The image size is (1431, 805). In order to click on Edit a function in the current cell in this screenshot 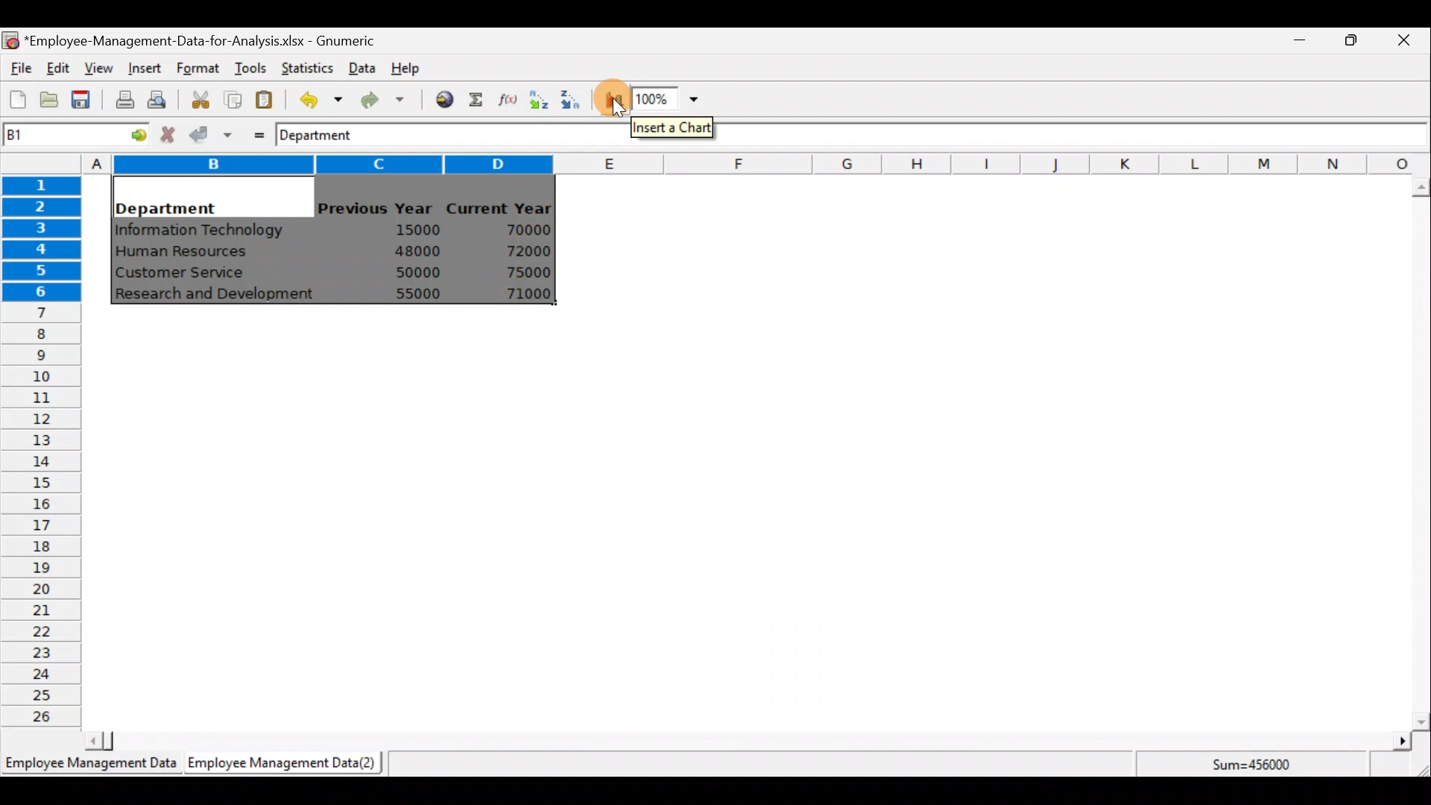, I will do `click(507, 98)`.